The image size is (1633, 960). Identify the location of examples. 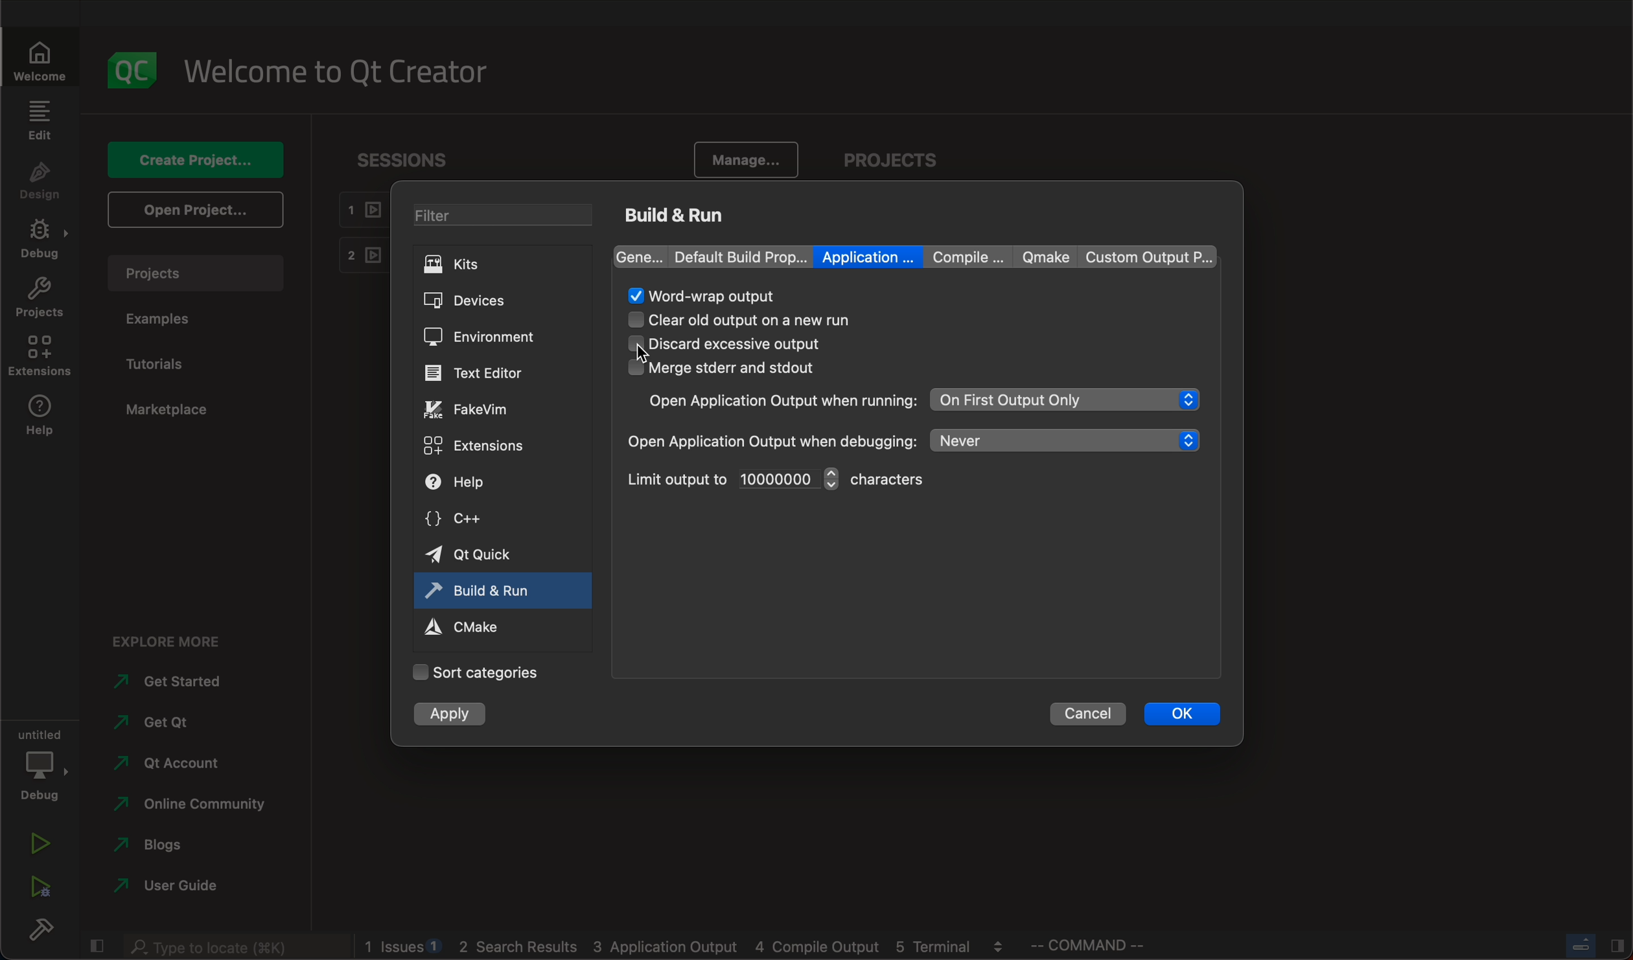
(159, 317).